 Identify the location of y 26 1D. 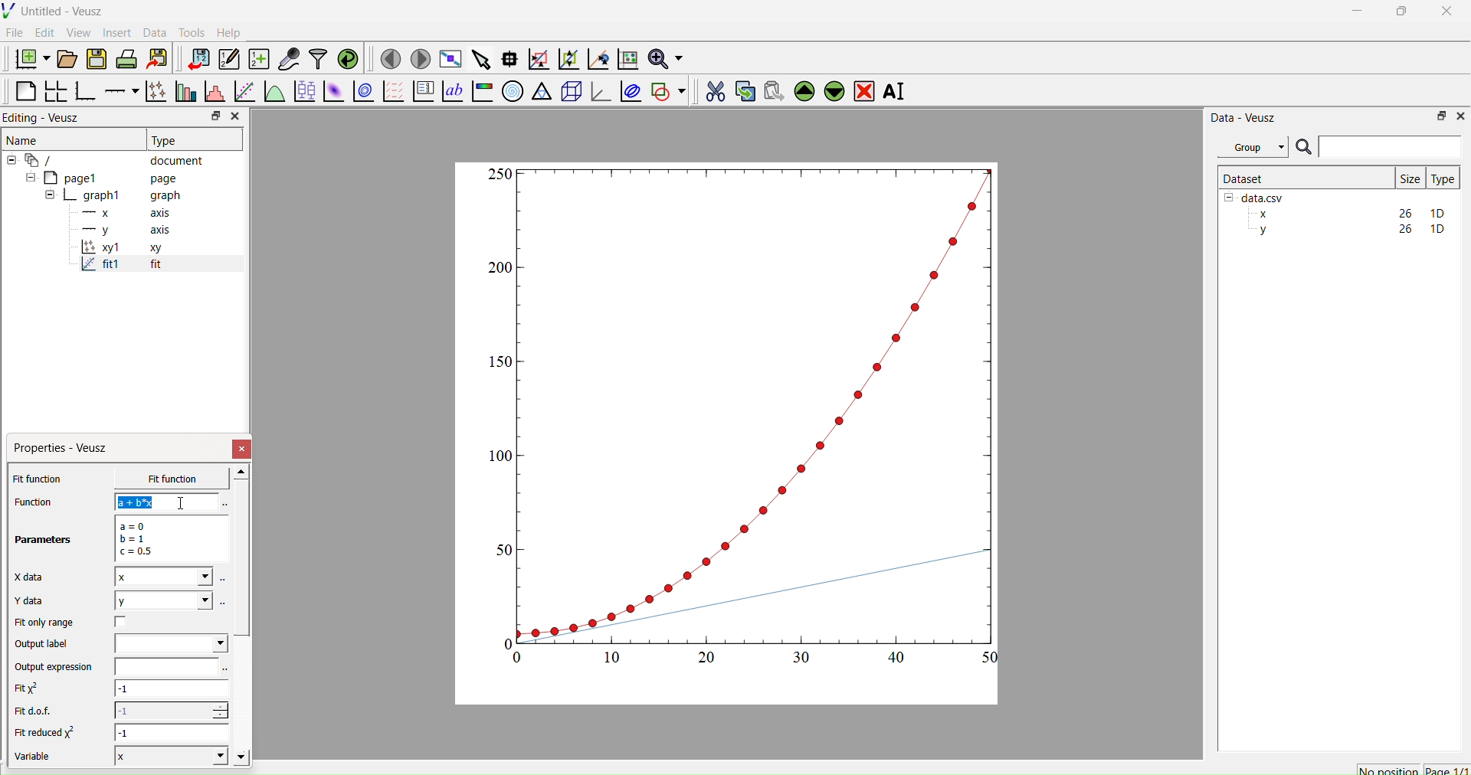
(1348, 229).